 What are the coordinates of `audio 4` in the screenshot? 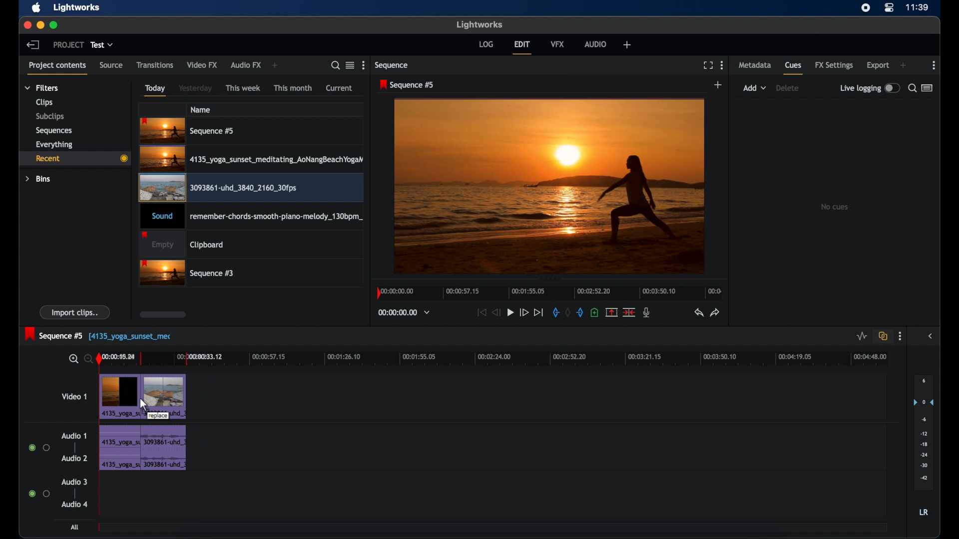 It's located at (73, 505).